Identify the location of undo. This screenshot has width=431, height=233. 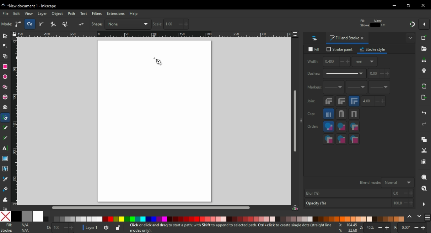
(425, 112).